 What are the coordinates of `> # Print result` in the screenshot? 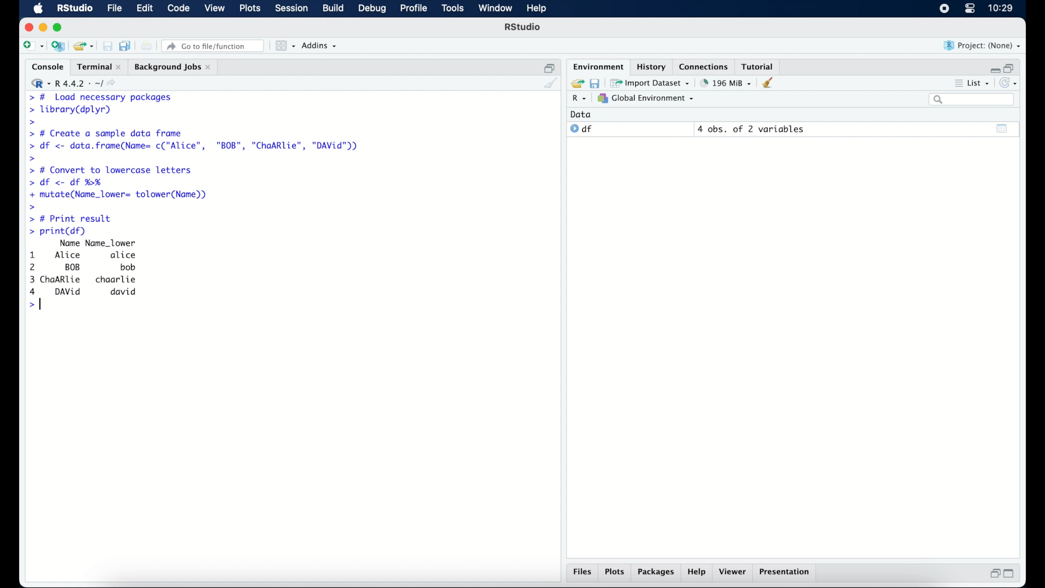 It's located at (72, 219).